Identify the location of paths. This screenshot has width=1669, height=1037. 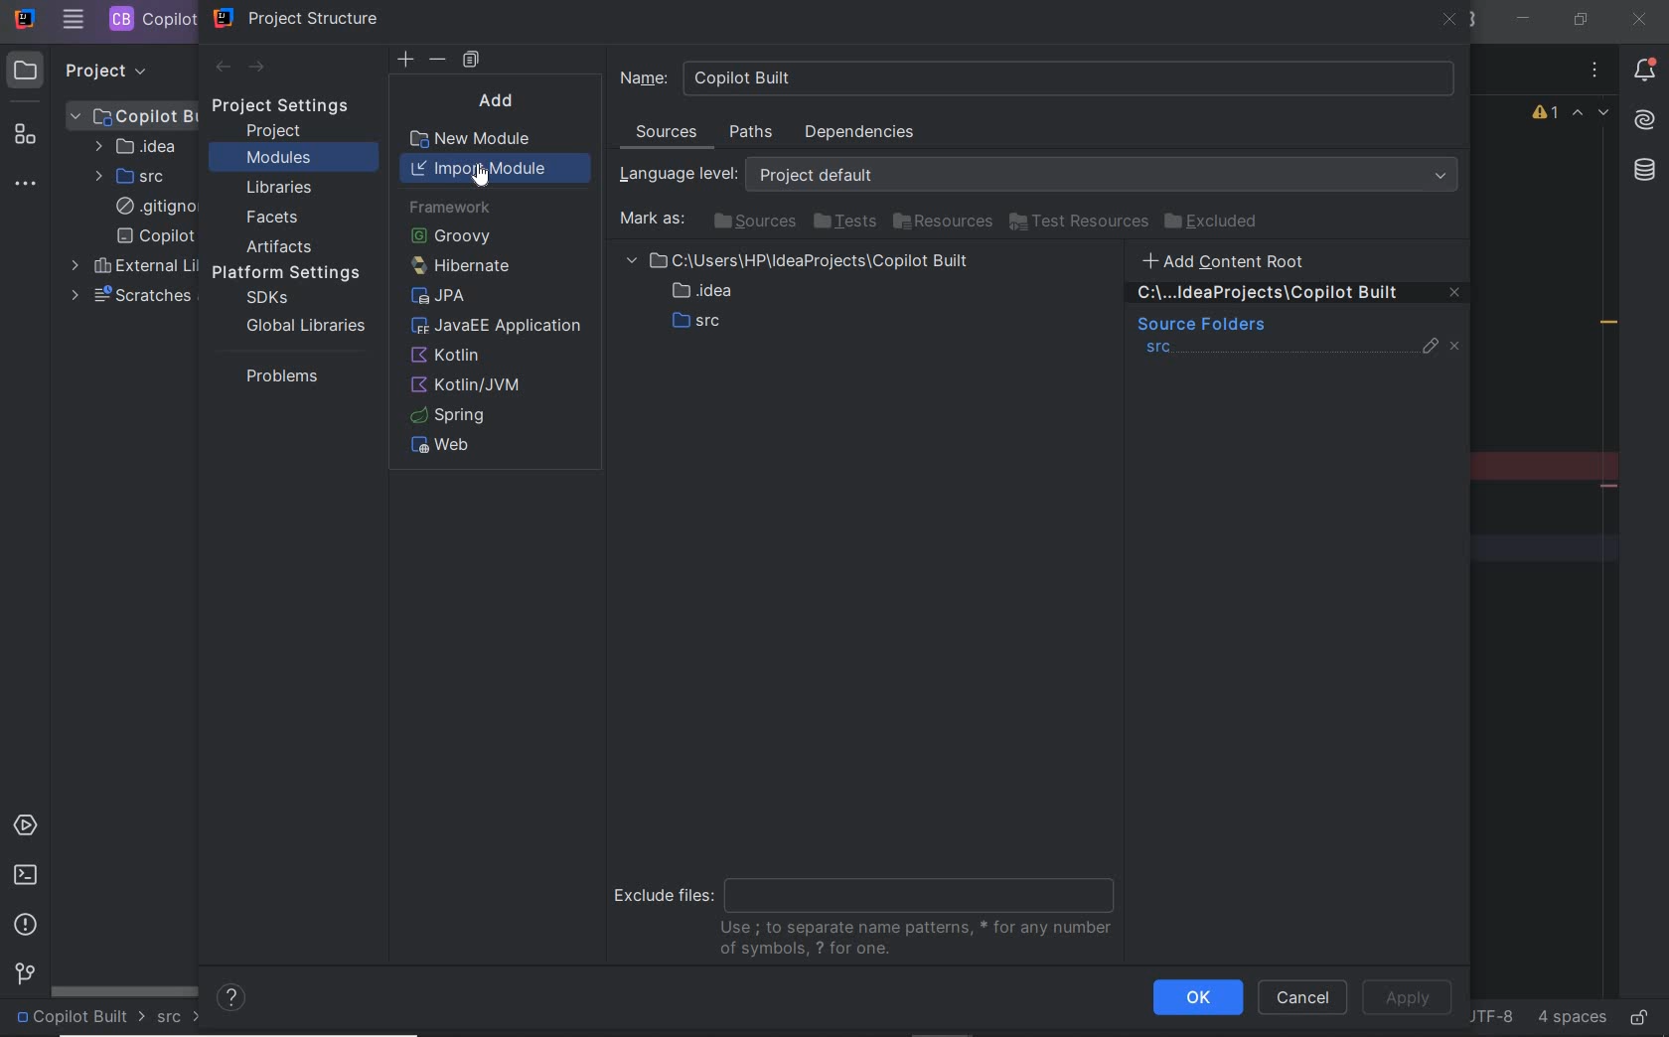
(754, 133).